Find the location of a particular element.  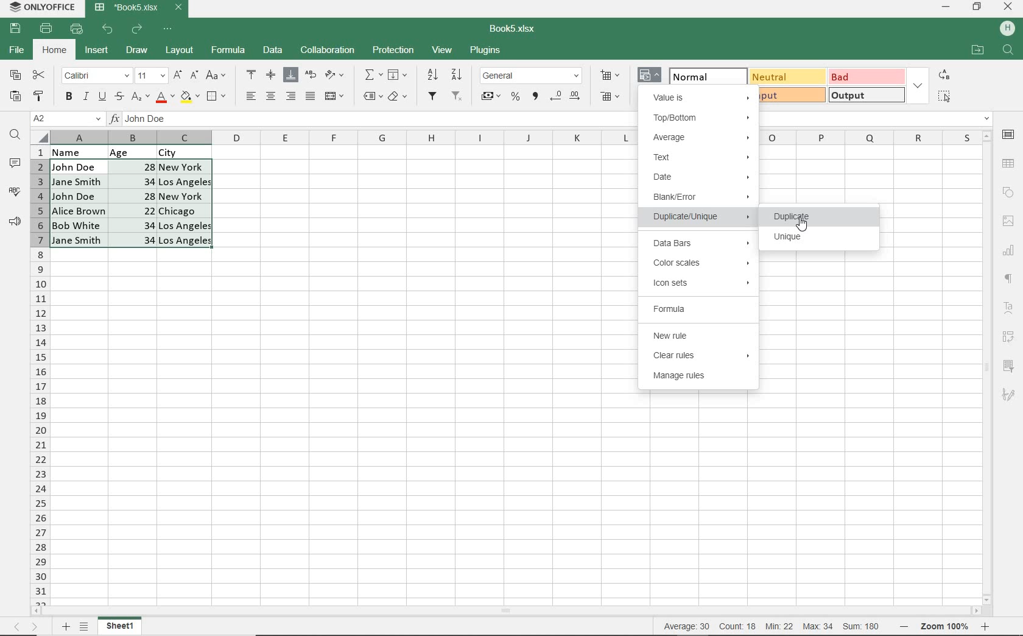

OUTPUT is located at coordinates (866, 94).